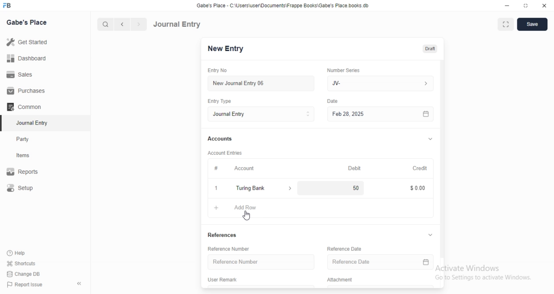 The image size is (554, 294). Describe the element at coordinates (247, 216) in the screenshot. I see `cursor` at that location.